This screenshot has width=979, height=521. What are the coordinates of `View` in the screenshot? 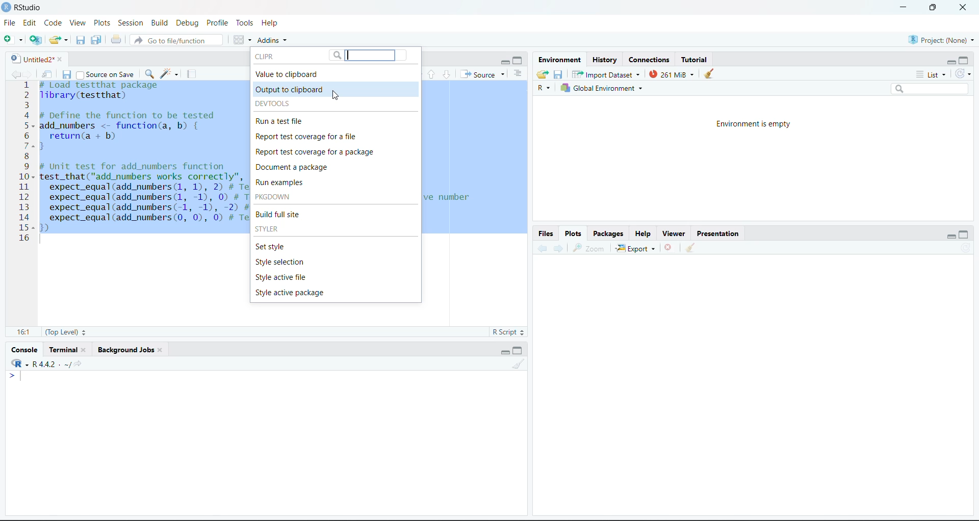 It's located at (77, 22).